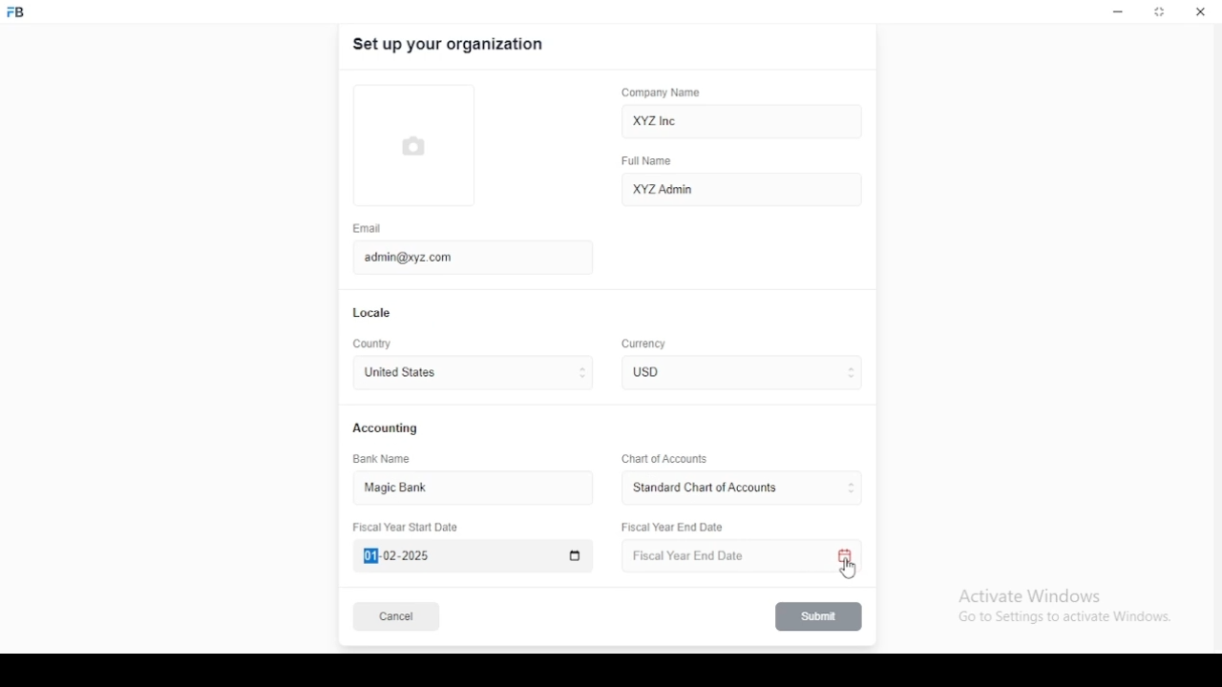 This screenshot has width=1222, height=687. Describe the element at coordinates (383, 459) in the screenshot. I see `bank name` at that location.